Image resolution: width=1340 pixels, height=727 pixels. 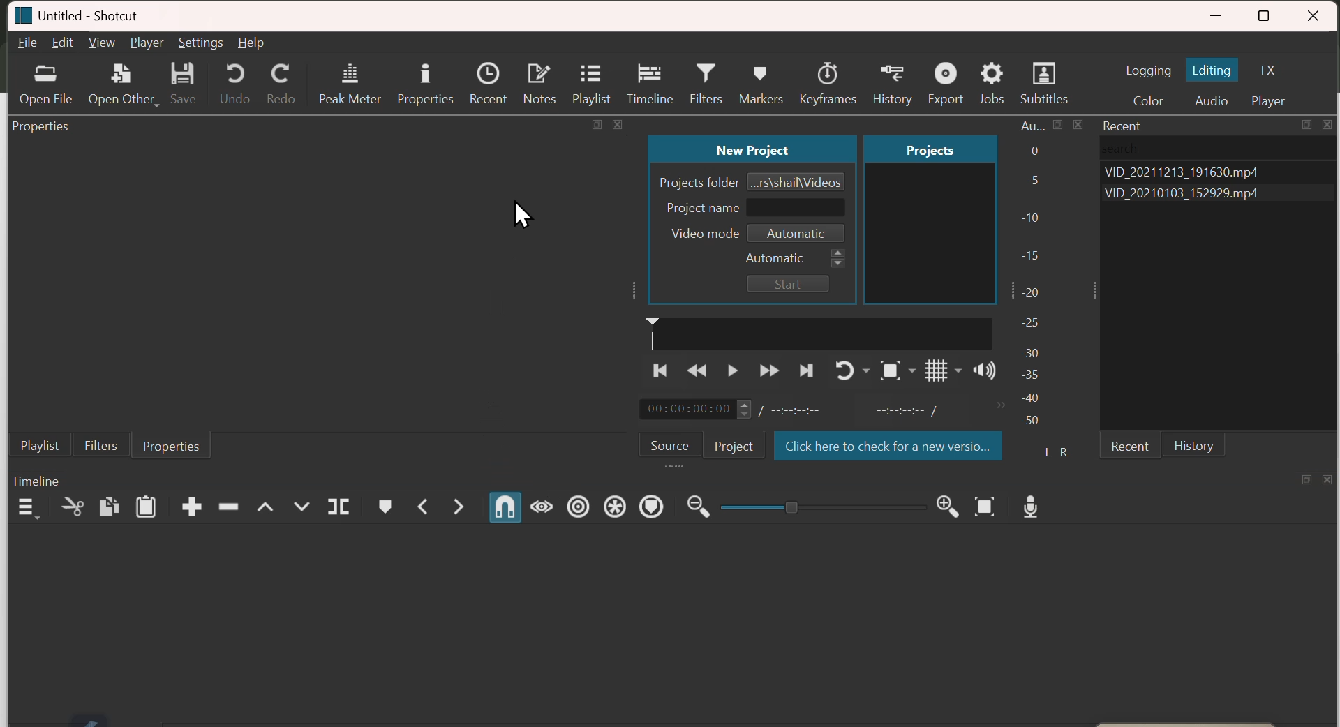 I want to click on Ripple All tracks, so click(x=616, y=507).